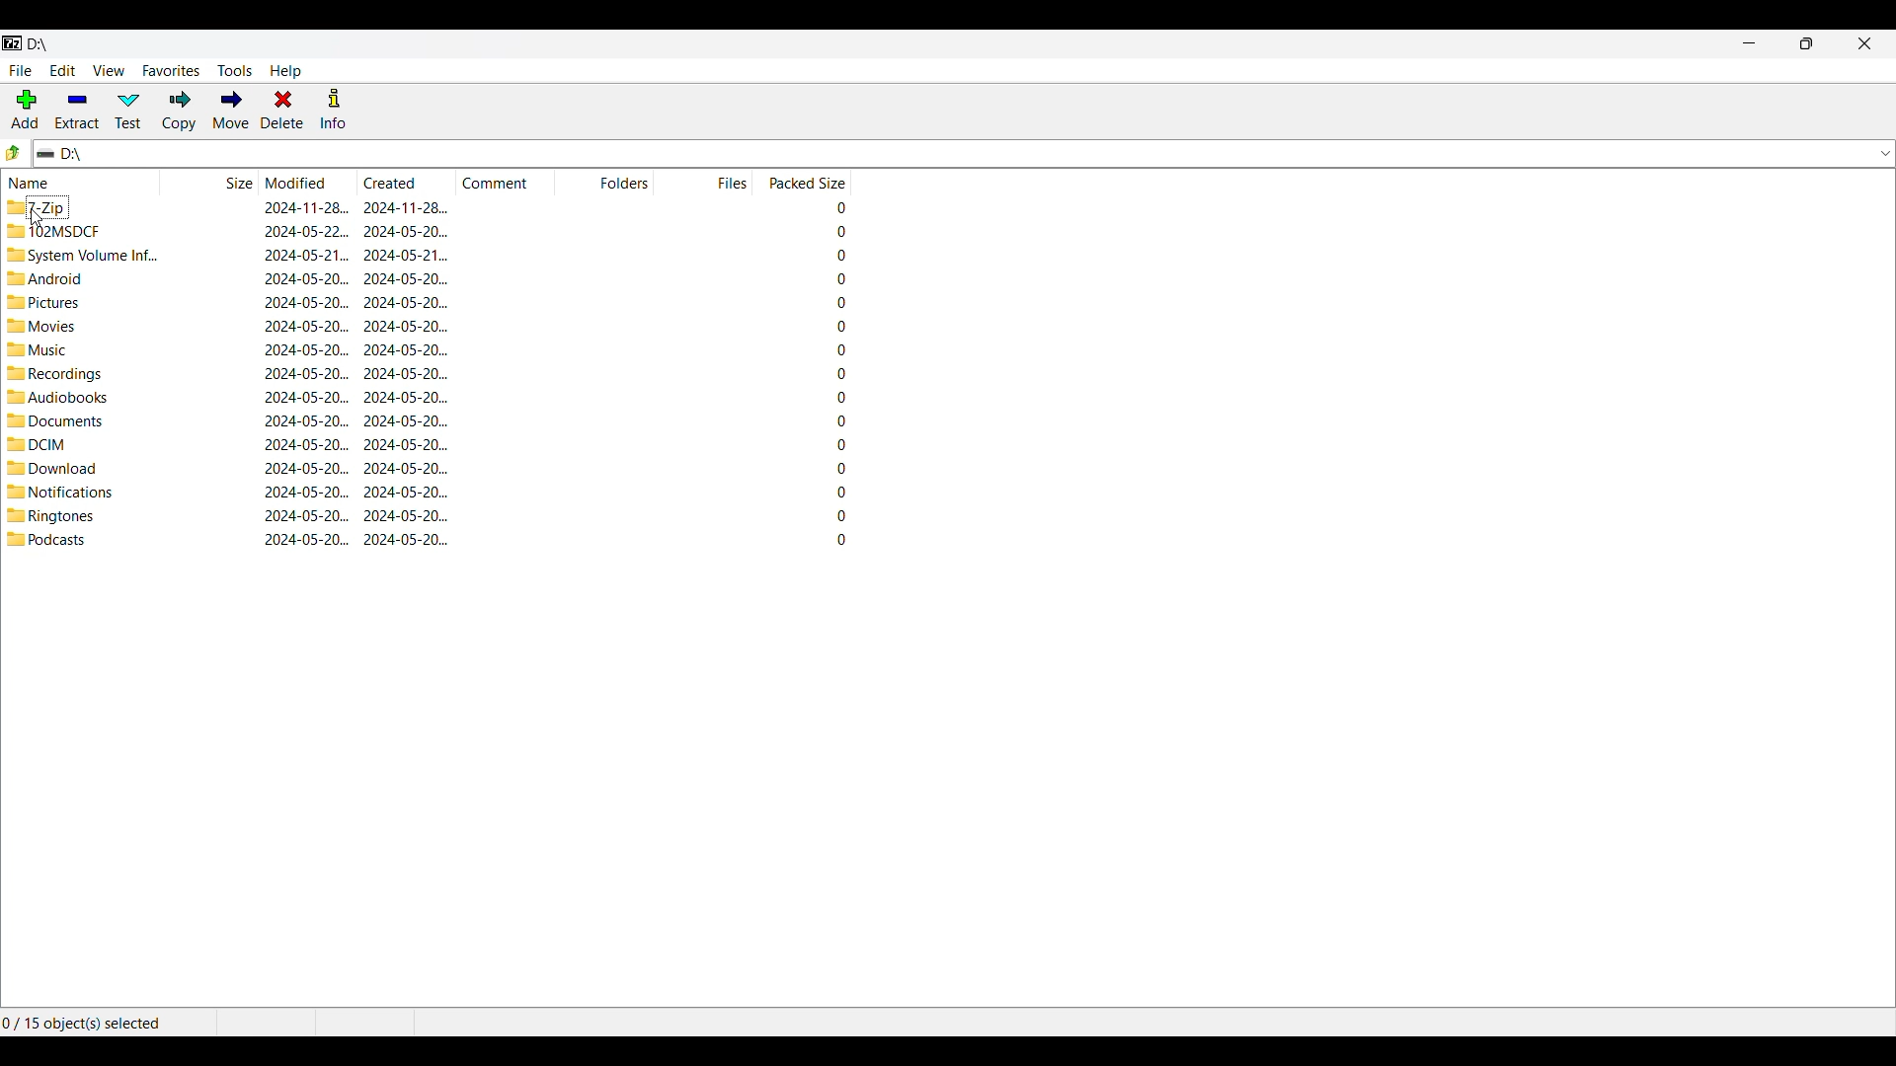 This screenshot has height=1066, width=1896. Describe the element at coordinates (53, 468) in the screenshot. I see `folder` at that location.